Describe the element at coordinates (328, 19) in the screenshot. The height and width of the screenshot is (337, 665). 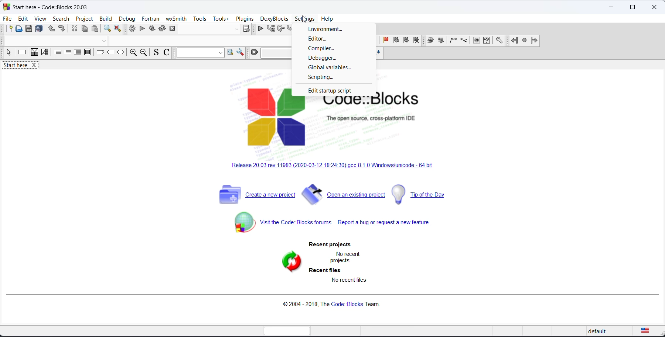
I see `help` at that location.